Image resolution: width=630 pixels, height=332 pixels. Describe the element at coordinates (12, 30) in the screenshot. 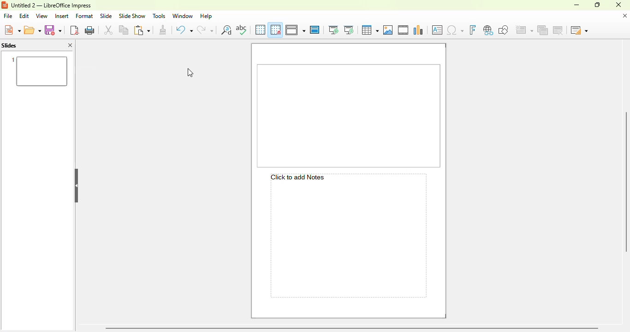

I see `new` at that location.